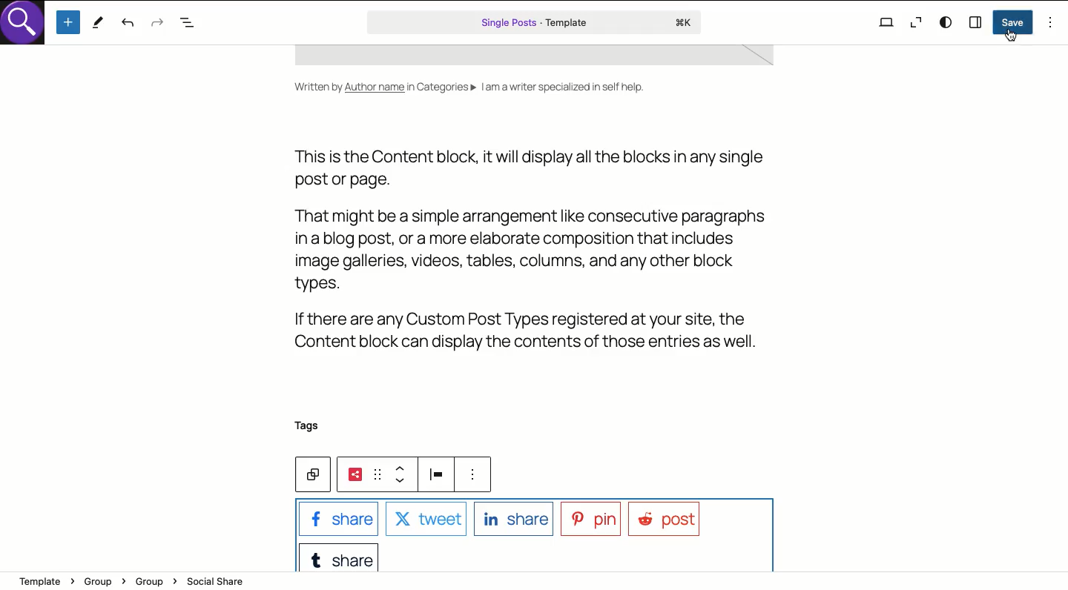  Describe the element at coordinates (27, 27) in the screenshot. I see `logo` at that location.